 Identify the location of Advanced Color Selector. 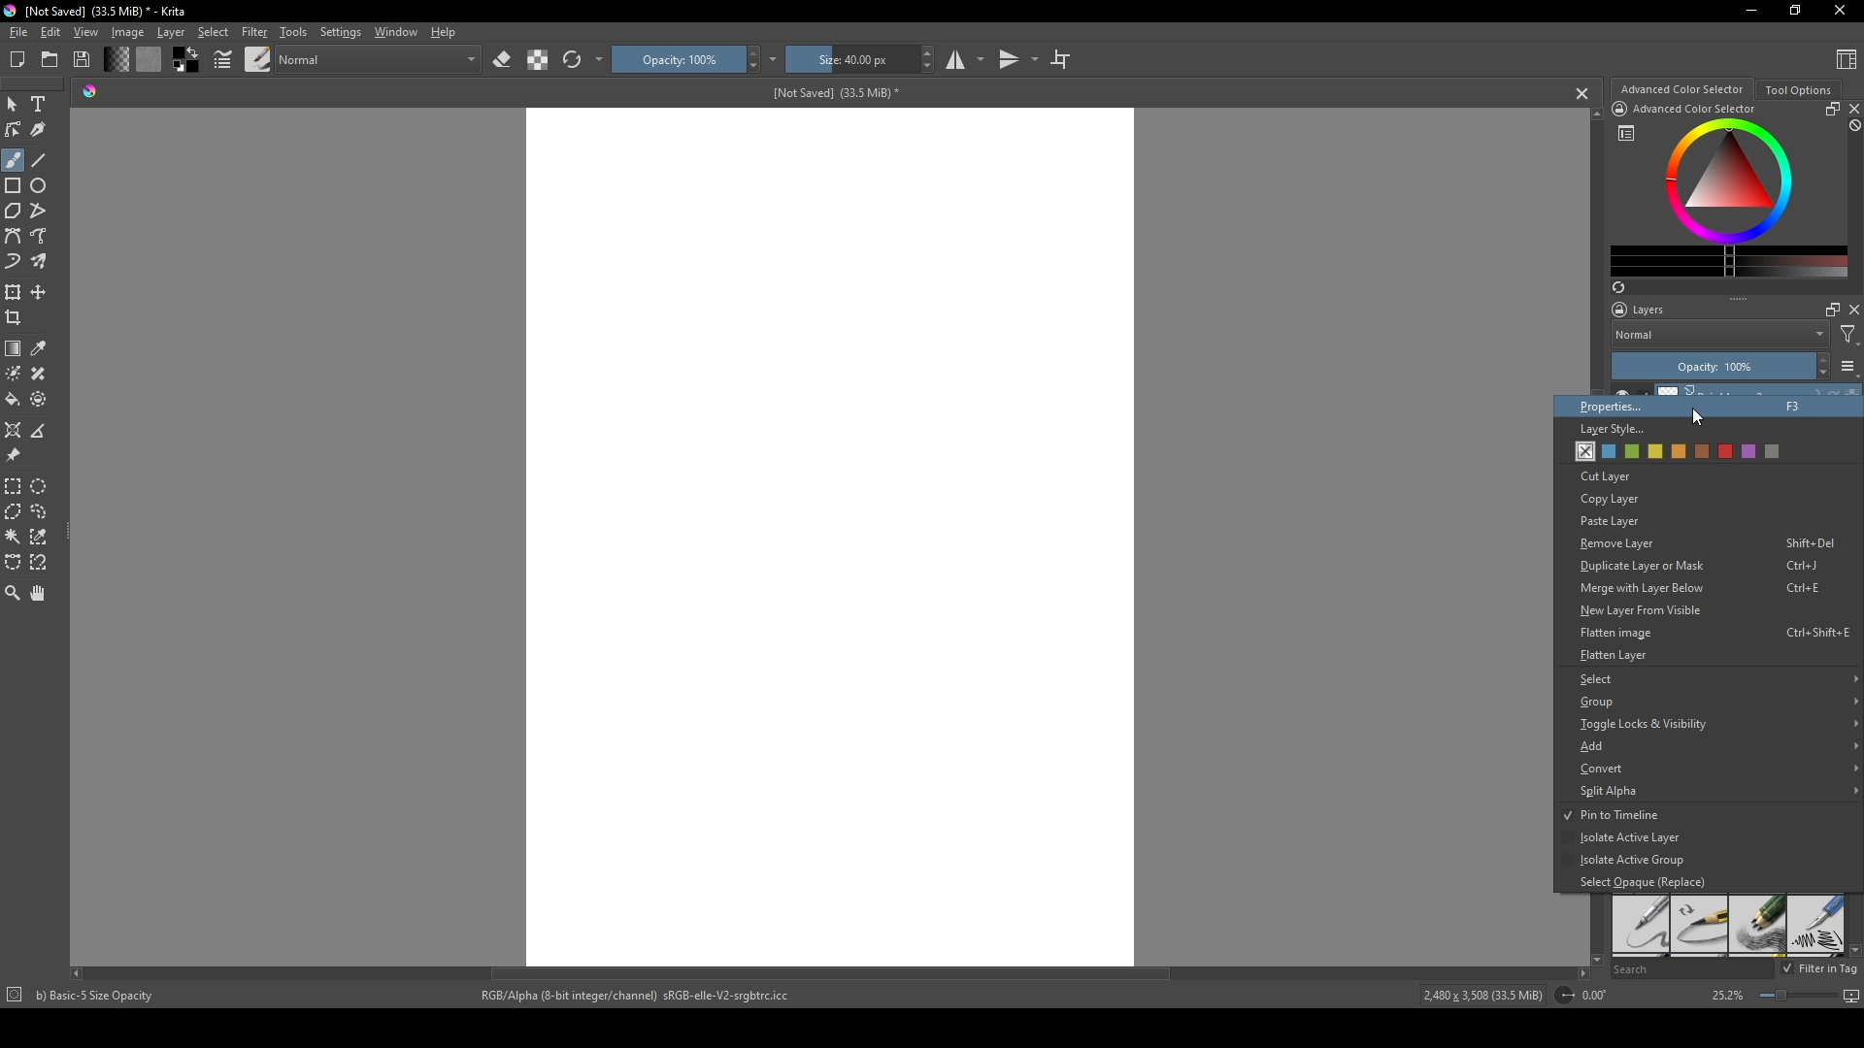
(1695, 110).